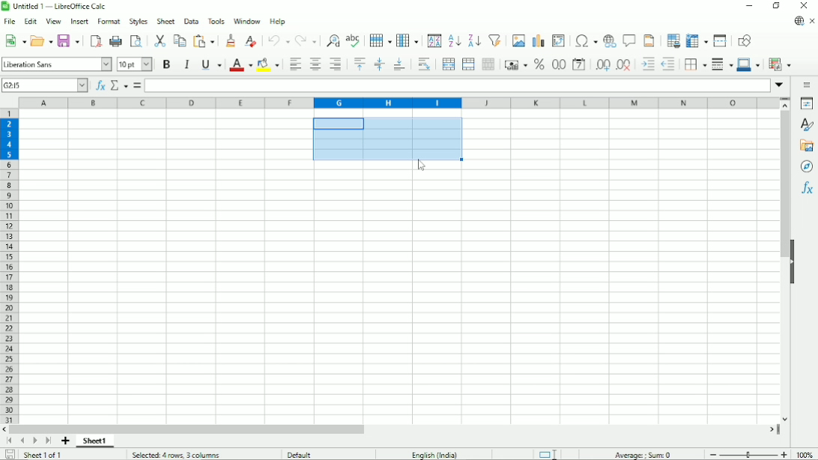 Image resolution: width=818 pixels, height=460 pixels. I want to click on Font size, so click(134, 64).